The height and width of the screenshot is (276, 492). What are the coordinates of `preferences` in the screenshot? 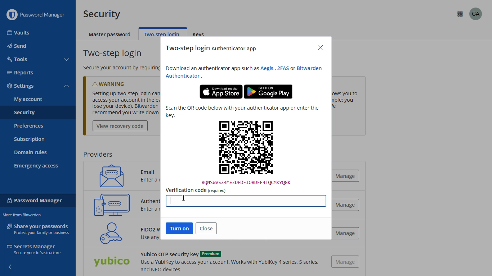 It's located at (28, 126).